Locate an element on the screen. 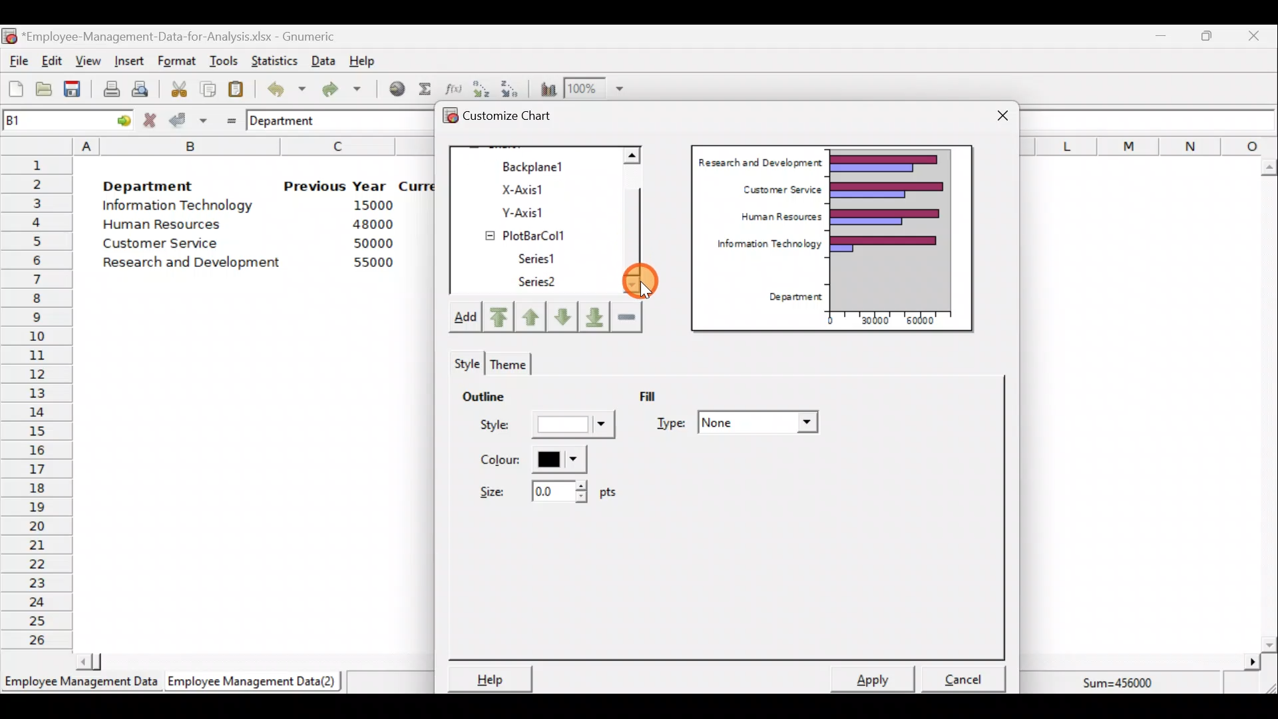  Minimize is located at coordinates (1158, 39).